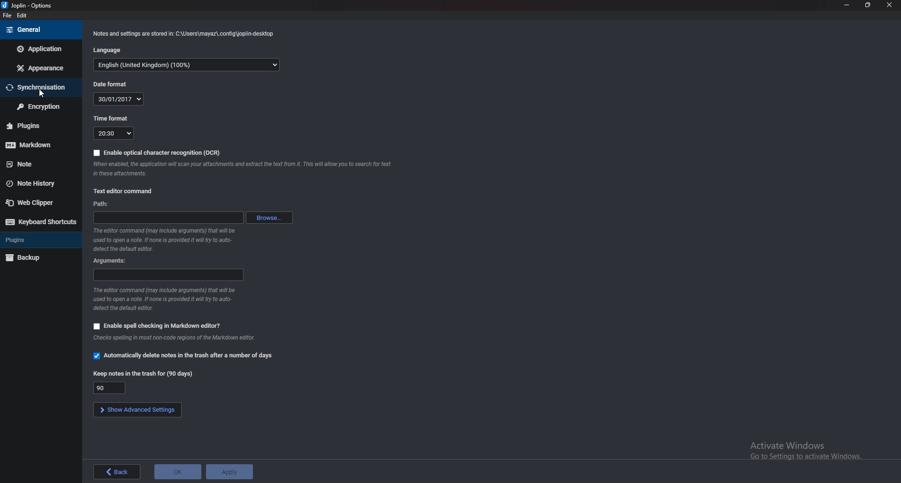  Describe the element at coordinates (41, 106) in the screenshot. I see `encryption` at that location.